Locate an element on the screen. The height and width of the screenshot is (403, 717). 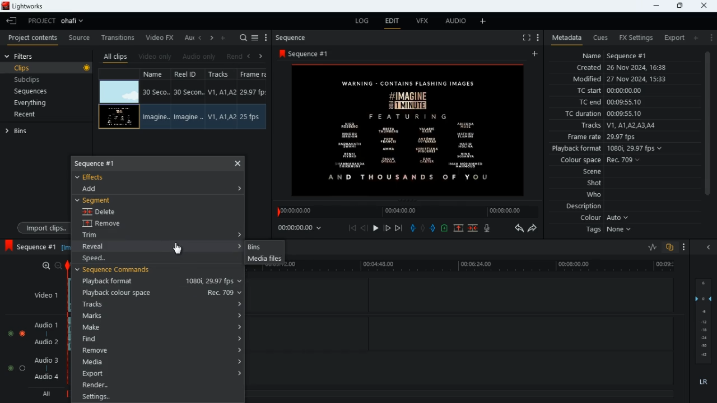
up is located at coordinates (444, 229).